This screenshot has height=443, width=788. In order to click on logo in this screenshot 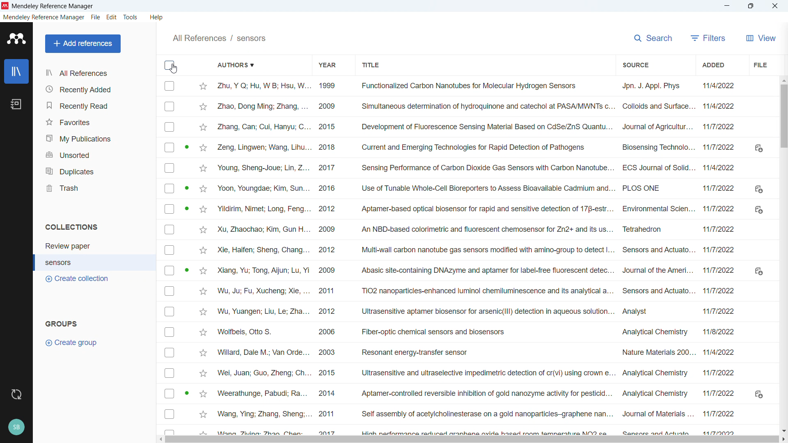, I will do `click(17, 39)`.